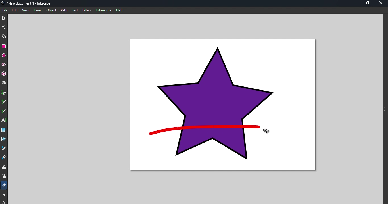  Describe the element at coordinates (4, 111) in the screenshot. I see `calligraphy tool` at that location.